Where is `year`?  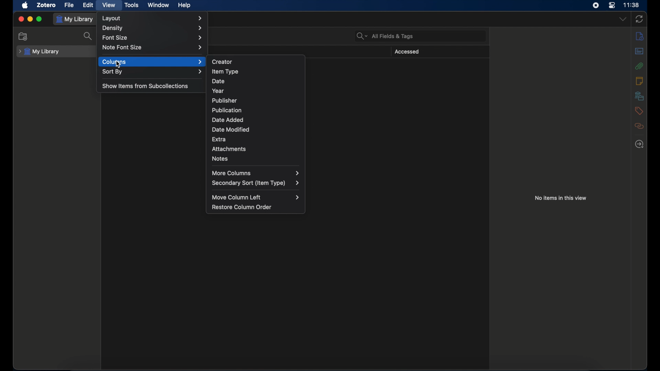
year is located at coordinates (218, 91).